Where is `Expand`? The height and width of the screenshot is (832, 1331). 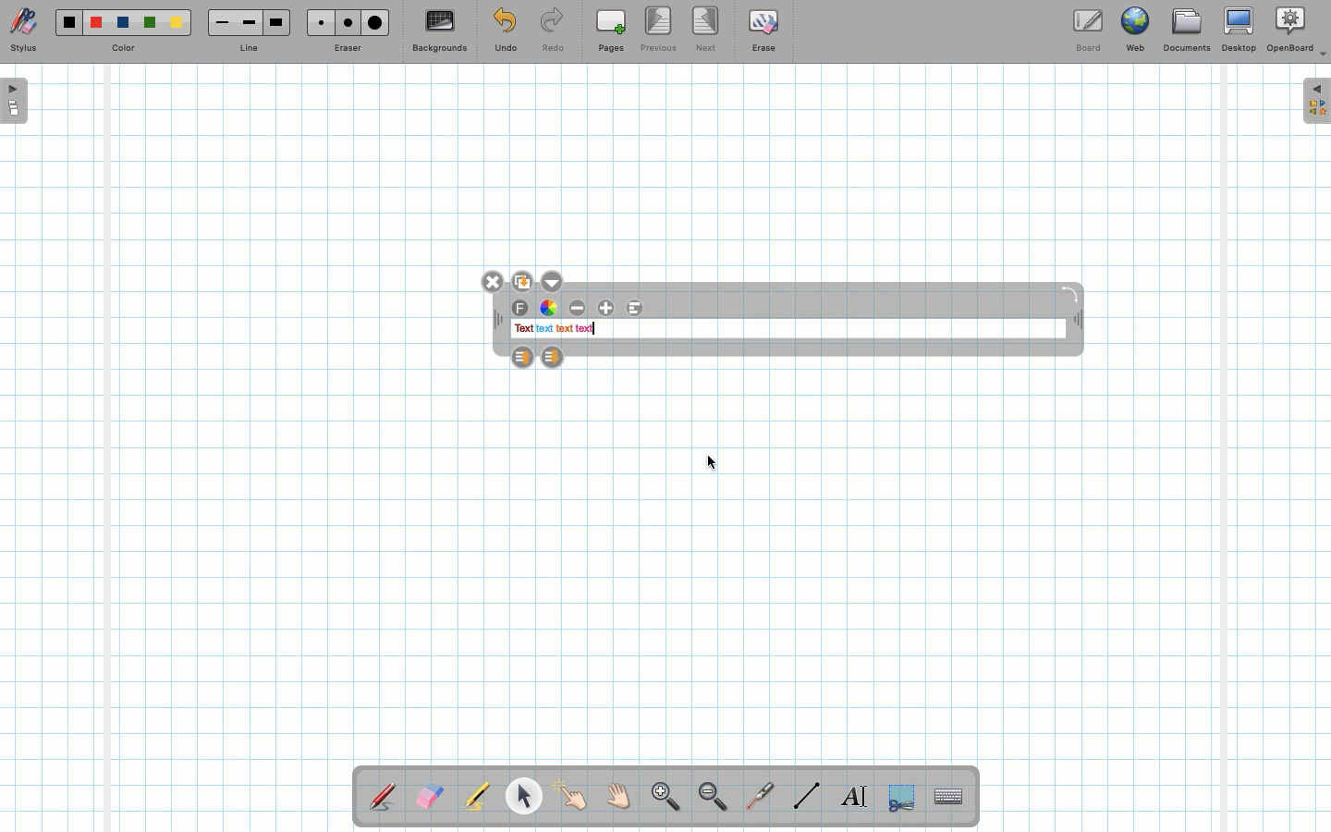
Expand is located at coordinates (1316, 101).